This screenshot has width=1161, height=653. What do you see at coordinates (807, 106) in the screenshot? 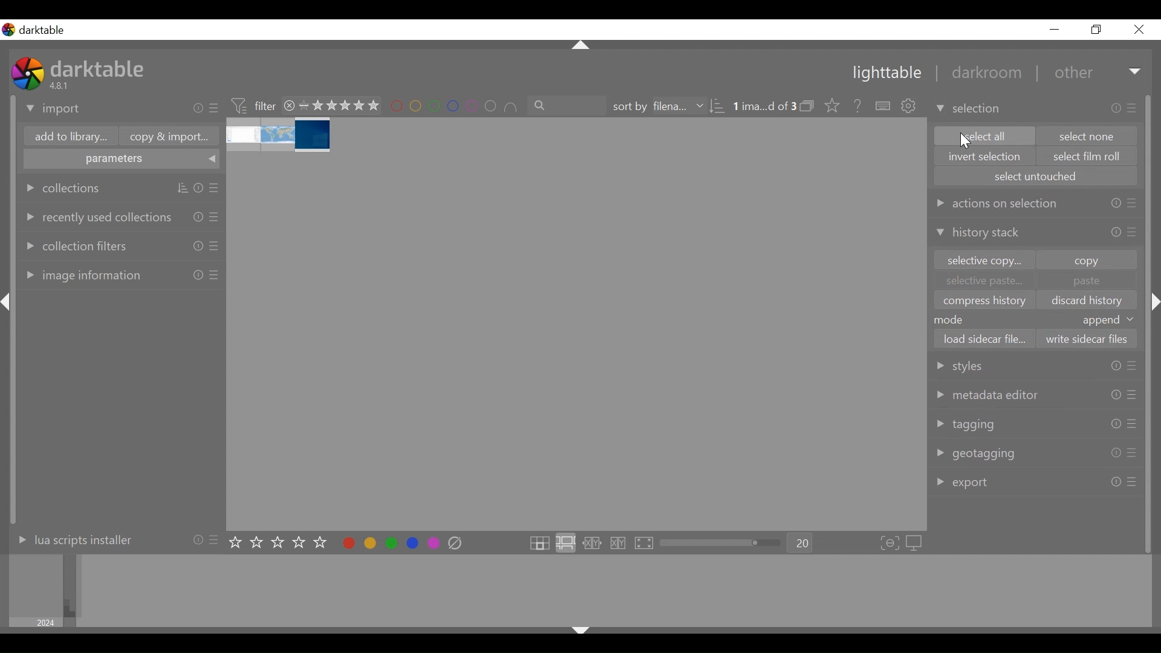
I see `expand/collapse grouped images` at bounding box center [807, 106].